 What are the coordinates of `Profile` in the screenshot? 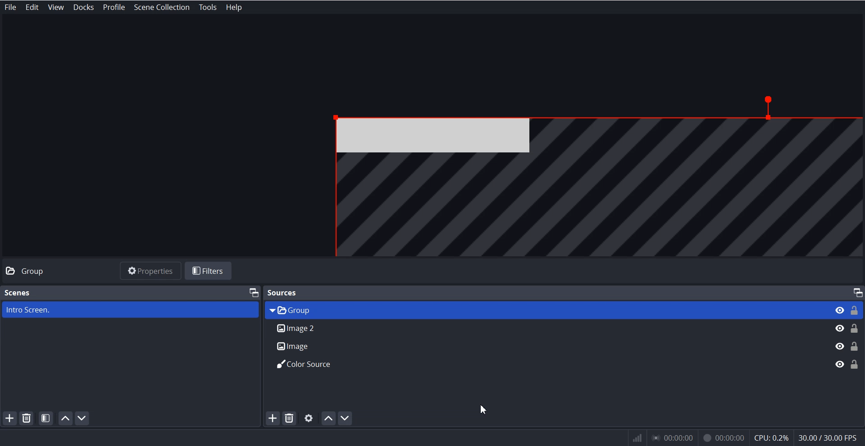 It's located at (114, 7).